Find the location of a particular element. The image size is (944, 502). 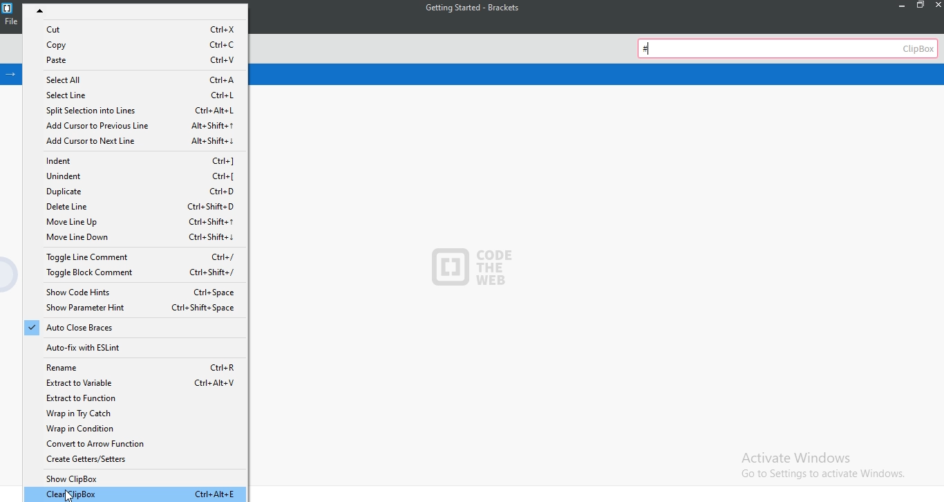

Auto Close Braces is located at coordinates (133, 329).